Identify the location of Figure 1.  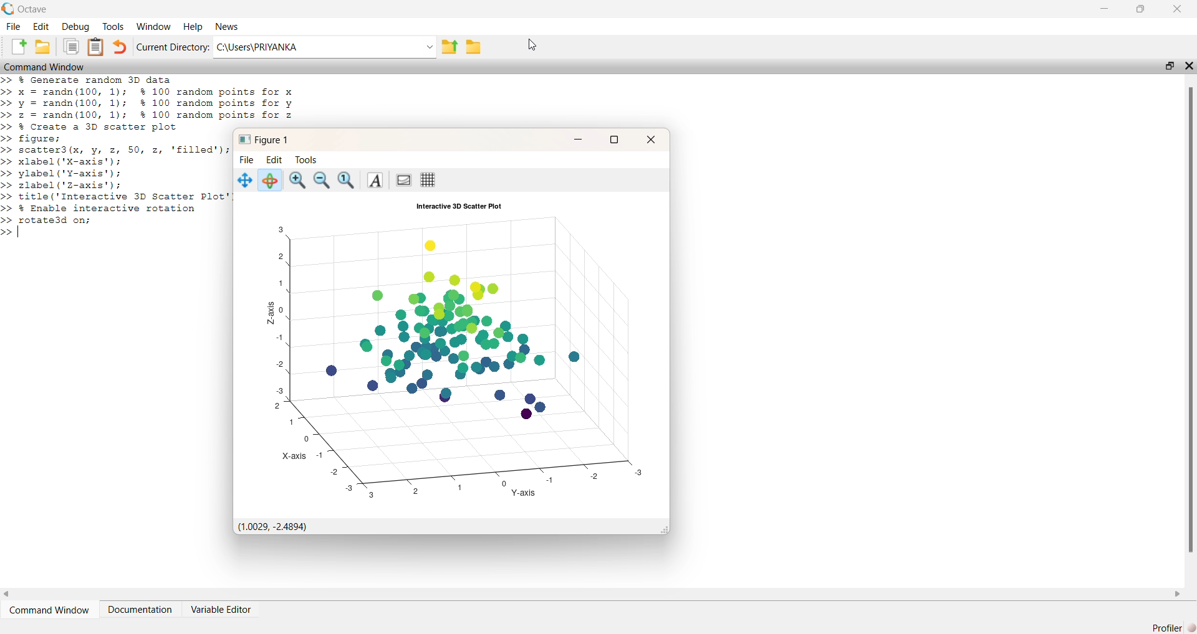
(264, 140).